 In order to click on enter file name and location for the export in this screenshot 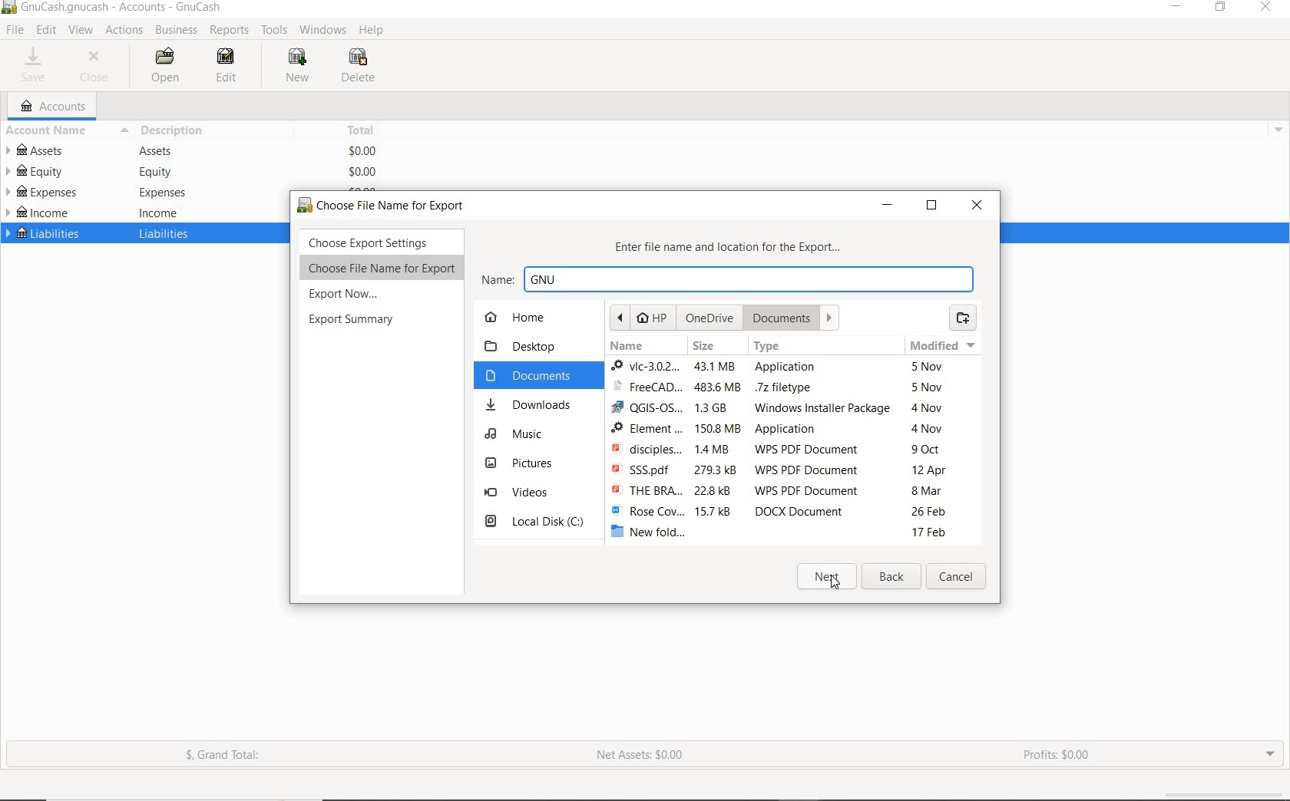, I will do `click(735, 246)`.